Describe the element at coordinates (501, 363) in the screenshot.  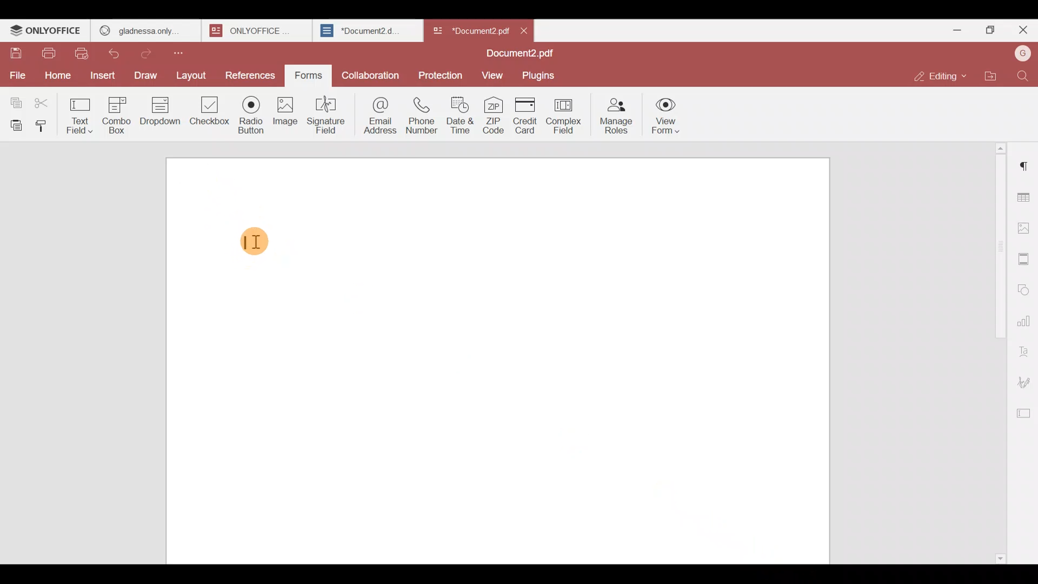
I see `Working area` at that location.